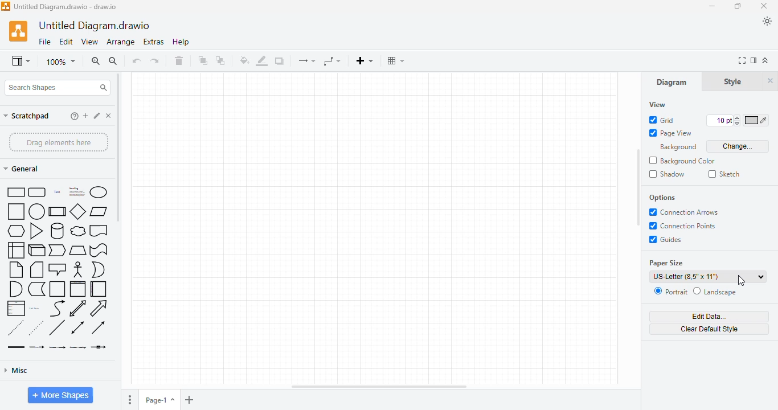 This screenshot has width=778, height=410. I want to click on page, so click(376, 227).